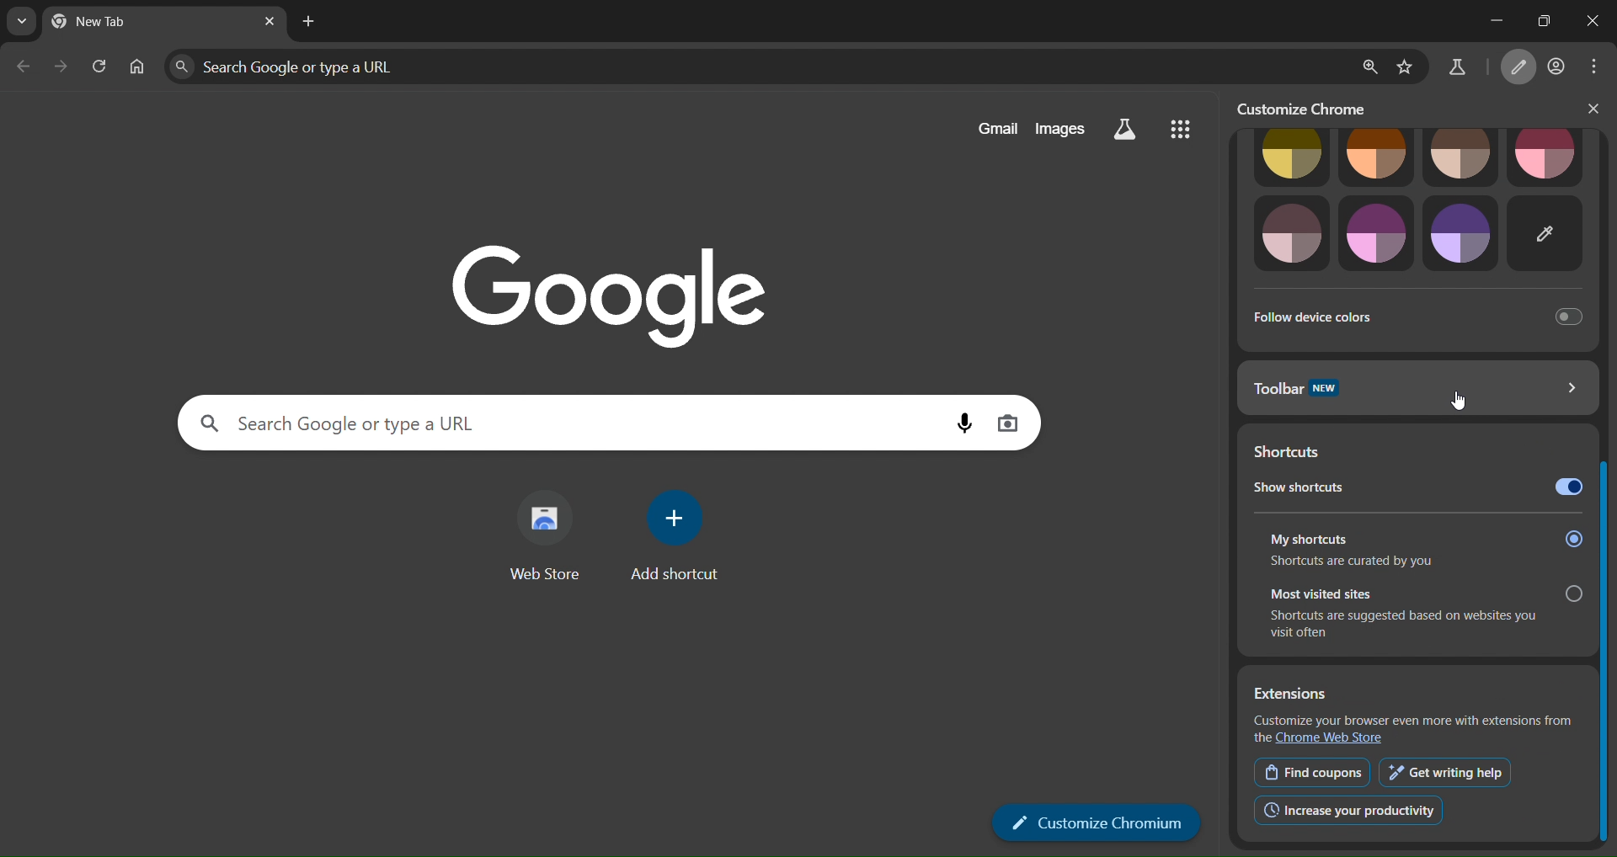 This screenshot has height=857, width=1617. Describe the element at coordinates (1413, 386) in the screenshot. I see `toolbar` at that location.